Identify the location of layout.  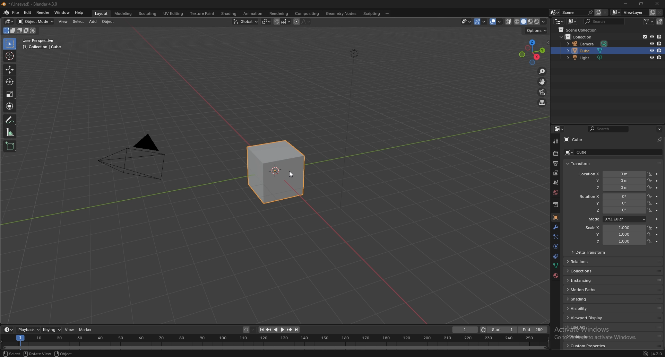
(101, 14).